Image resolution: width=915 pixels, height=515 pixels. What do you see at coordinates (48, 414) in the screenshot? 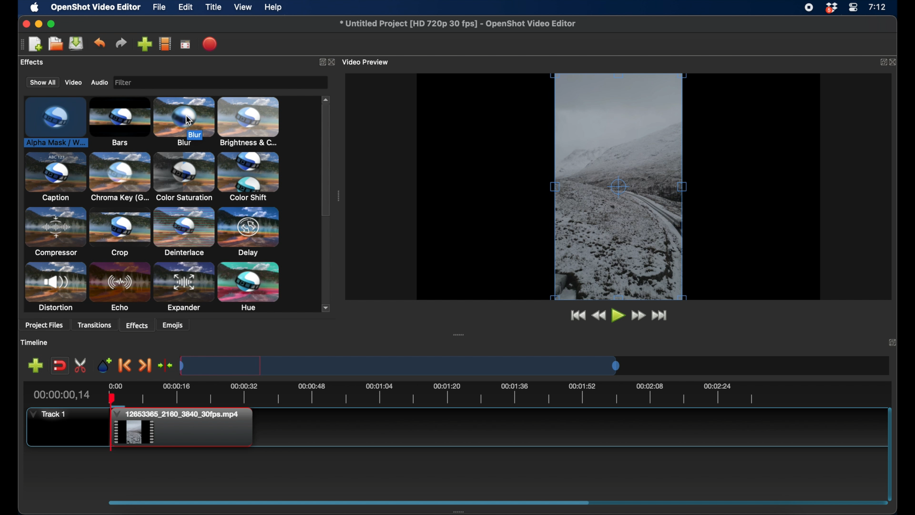
I see `track 1` at bounding box center [48, 414].